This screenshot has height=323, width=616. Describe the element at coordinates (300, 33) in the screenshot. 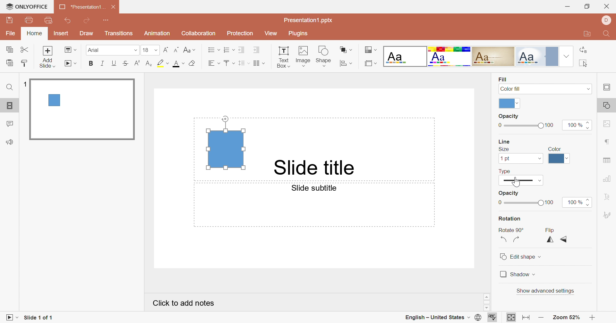

I see `Plugins` at that location.